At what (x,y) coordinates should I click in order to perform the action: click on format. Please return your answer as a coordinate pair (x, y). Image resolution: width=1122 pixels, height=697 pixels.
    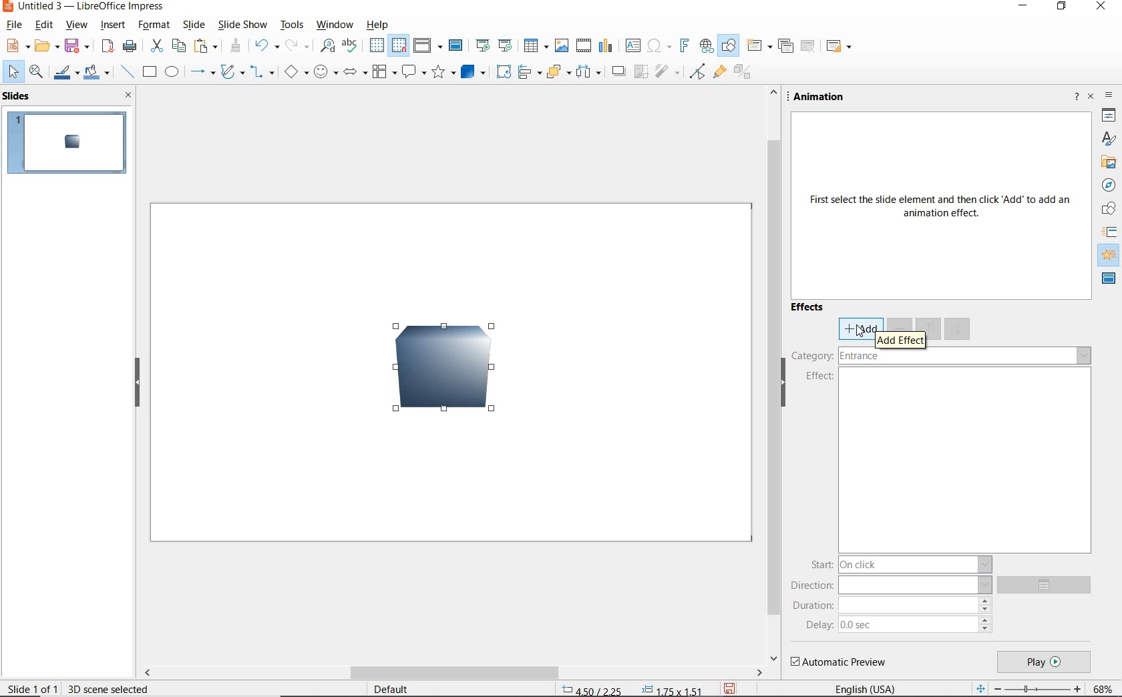
    Looking at the image, I should click on (152, 25).